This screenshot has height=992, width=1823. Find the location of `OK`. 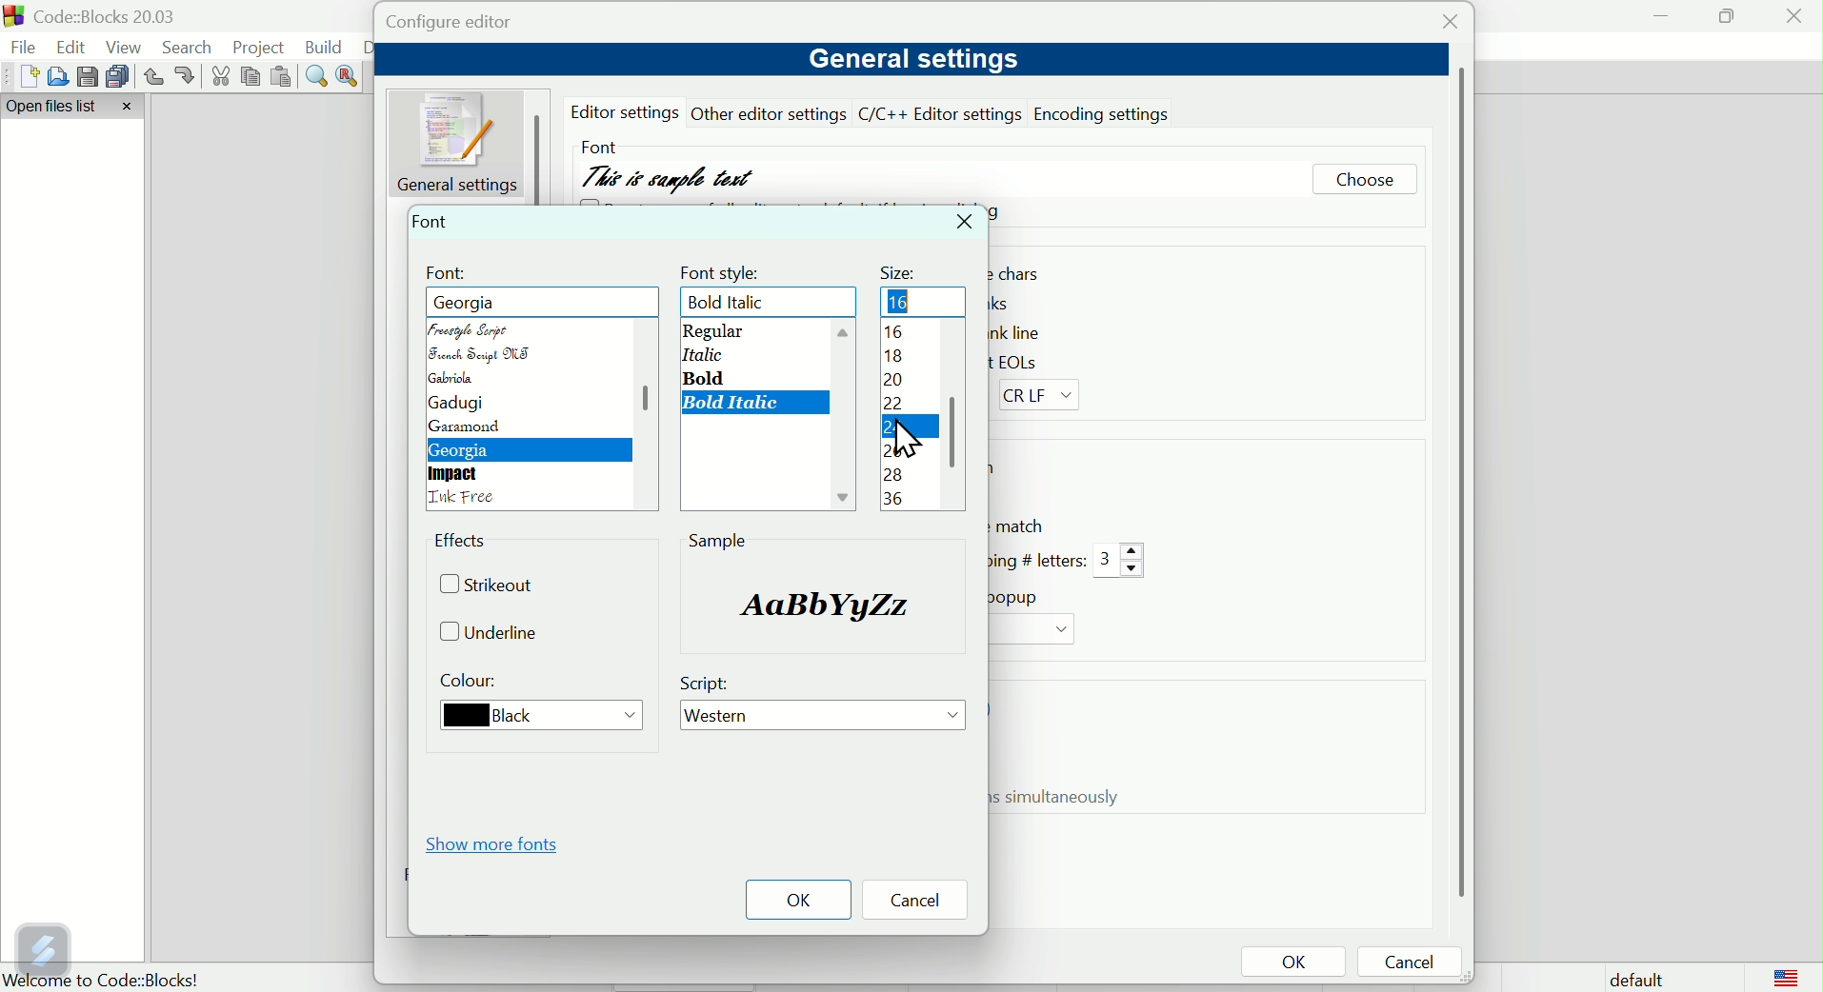

OK is located at coordinates (798, 900).